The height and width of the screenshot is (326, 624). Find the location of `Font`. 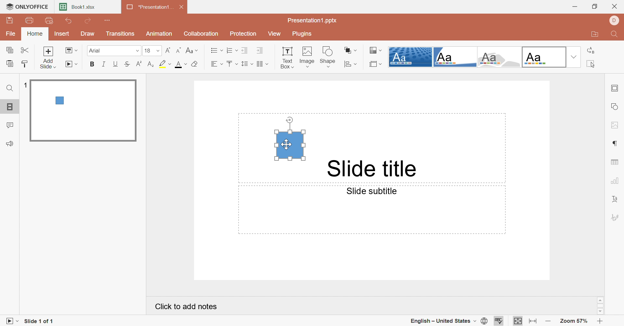

Font is located at coordinates (108, 51).